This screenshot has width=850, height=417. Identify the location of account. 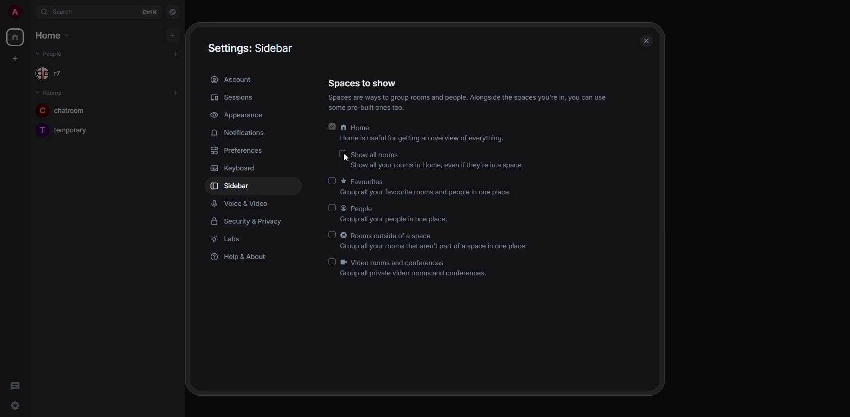
(235, 80).